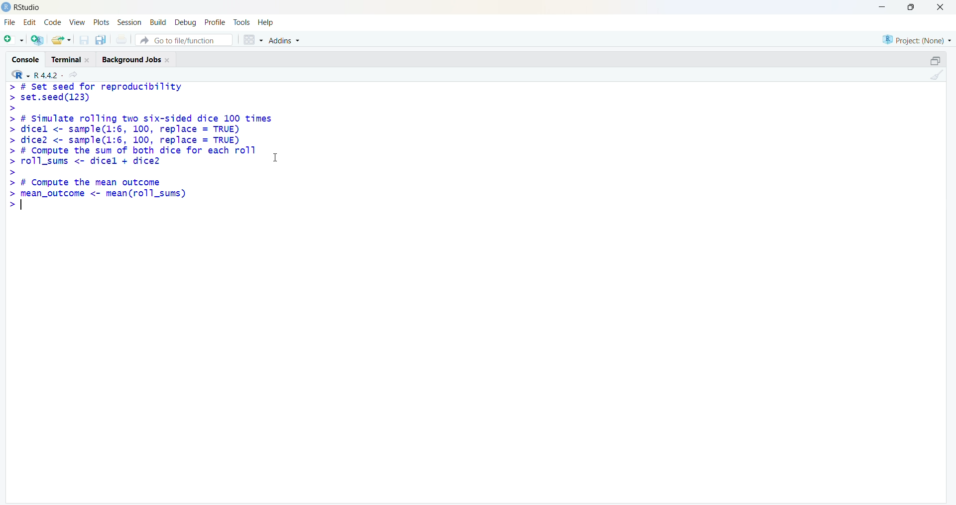  Describe the element at coordinates (84, 40) in the screenshot. I see `save` at that location.